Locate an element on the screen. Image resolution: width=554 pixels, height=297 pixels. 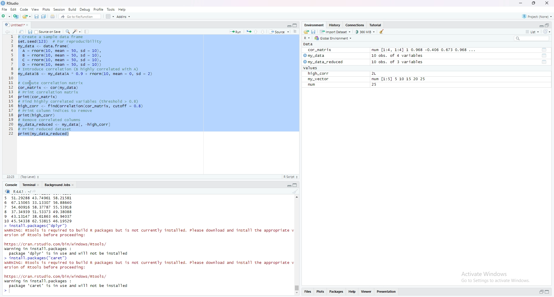
Packages is located at coordinates (336, 292).